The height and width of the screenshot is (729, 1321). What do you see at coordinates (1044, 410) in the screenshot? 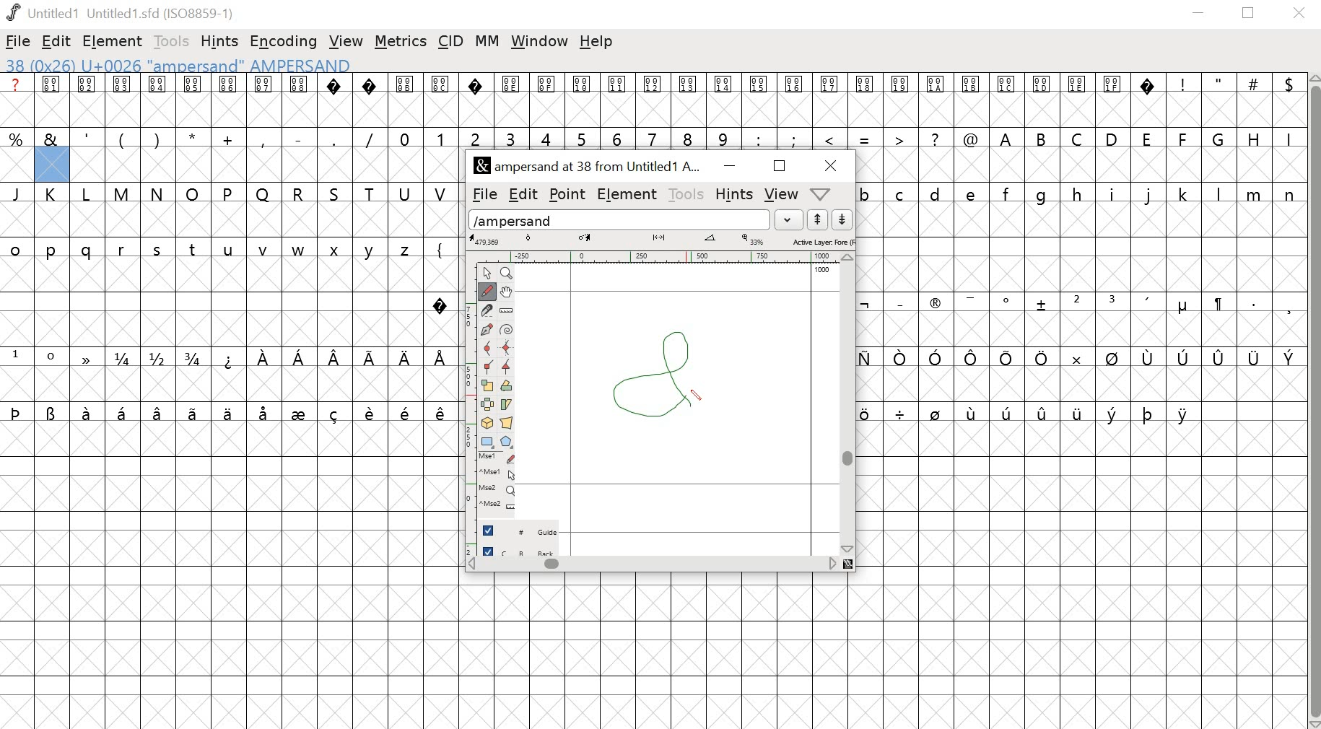
I see `symbol` at bounding box center [1044, 410].